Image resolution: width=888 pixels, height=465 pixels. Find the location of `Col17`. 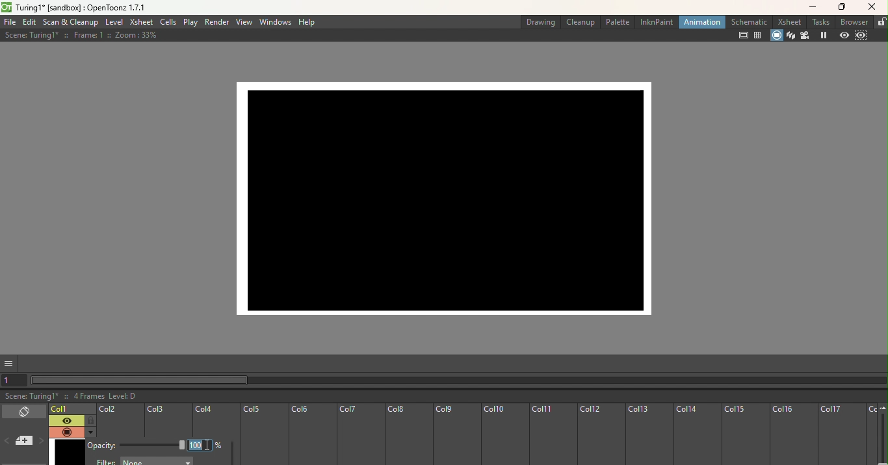

Col17 is located at coordinates (842, 434).